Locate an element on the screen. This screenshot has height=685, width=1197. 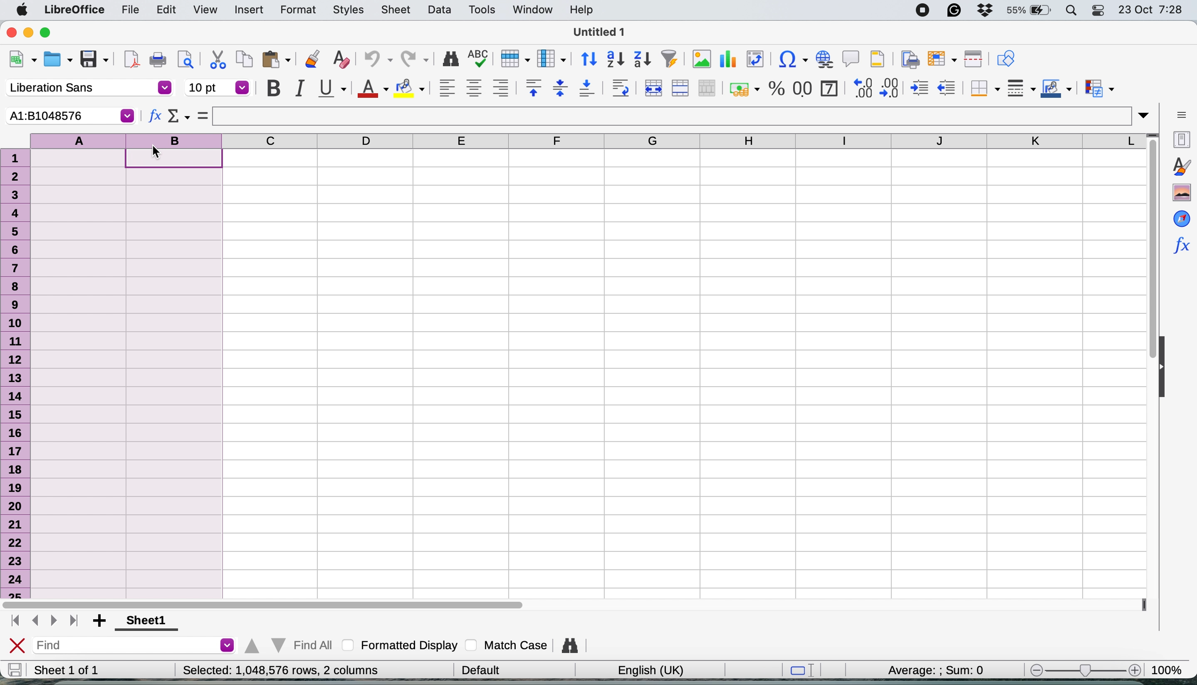
insert special characters is located at coordinates (791, 59).